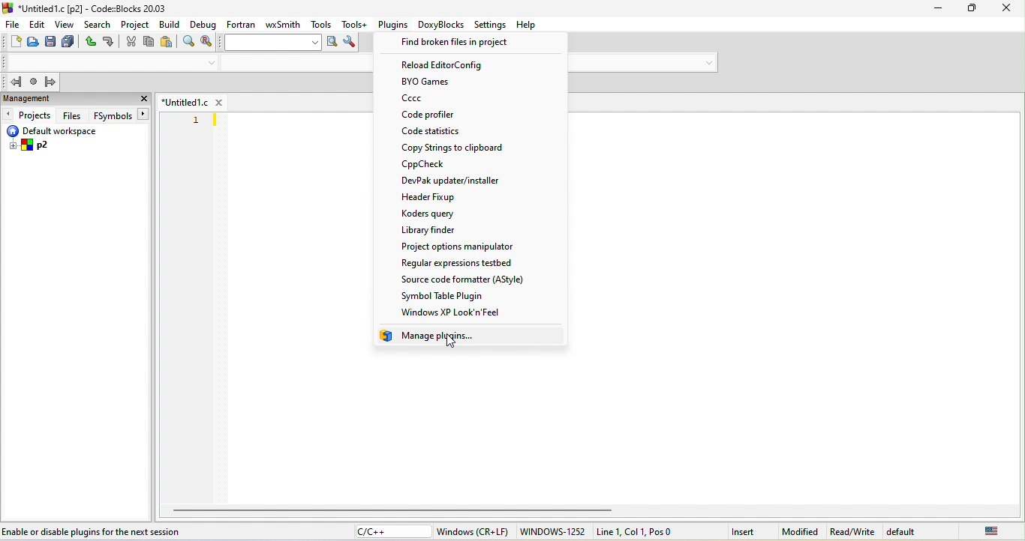 Image resolution: width=1025 pixels, height=541 pixels. What do you see at coordinates (271, 43) in the screenshot?
I see `search text box` at bounding box center [271, 43].